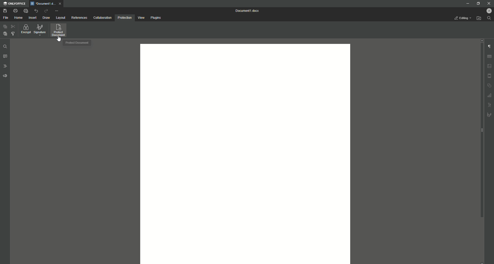  I want to click on Cursor, so click(59, 39).